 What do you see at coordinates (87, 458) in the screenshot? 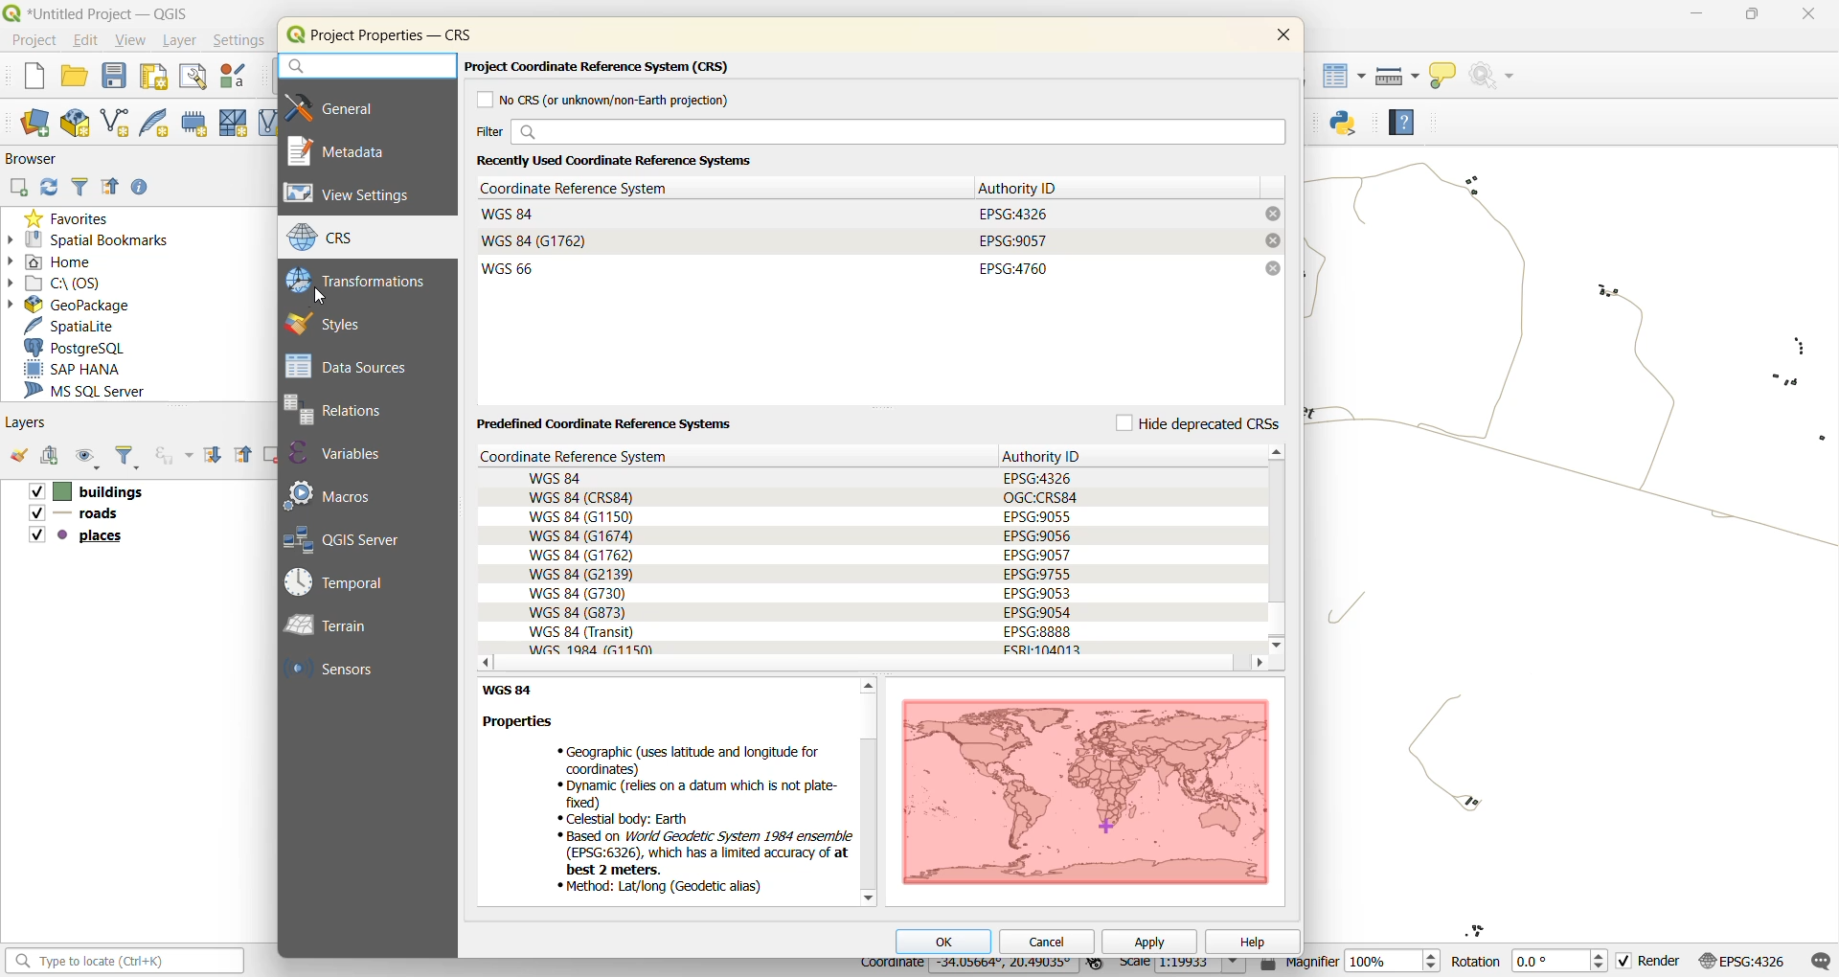
I see `manage map` at bounding box center [87, 458].